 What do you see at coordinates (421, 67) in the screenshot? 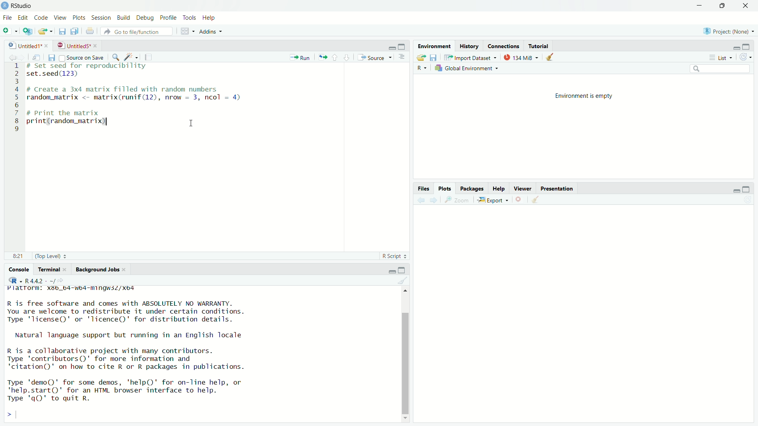
I see `R ~` at bounding box center [421, 67].